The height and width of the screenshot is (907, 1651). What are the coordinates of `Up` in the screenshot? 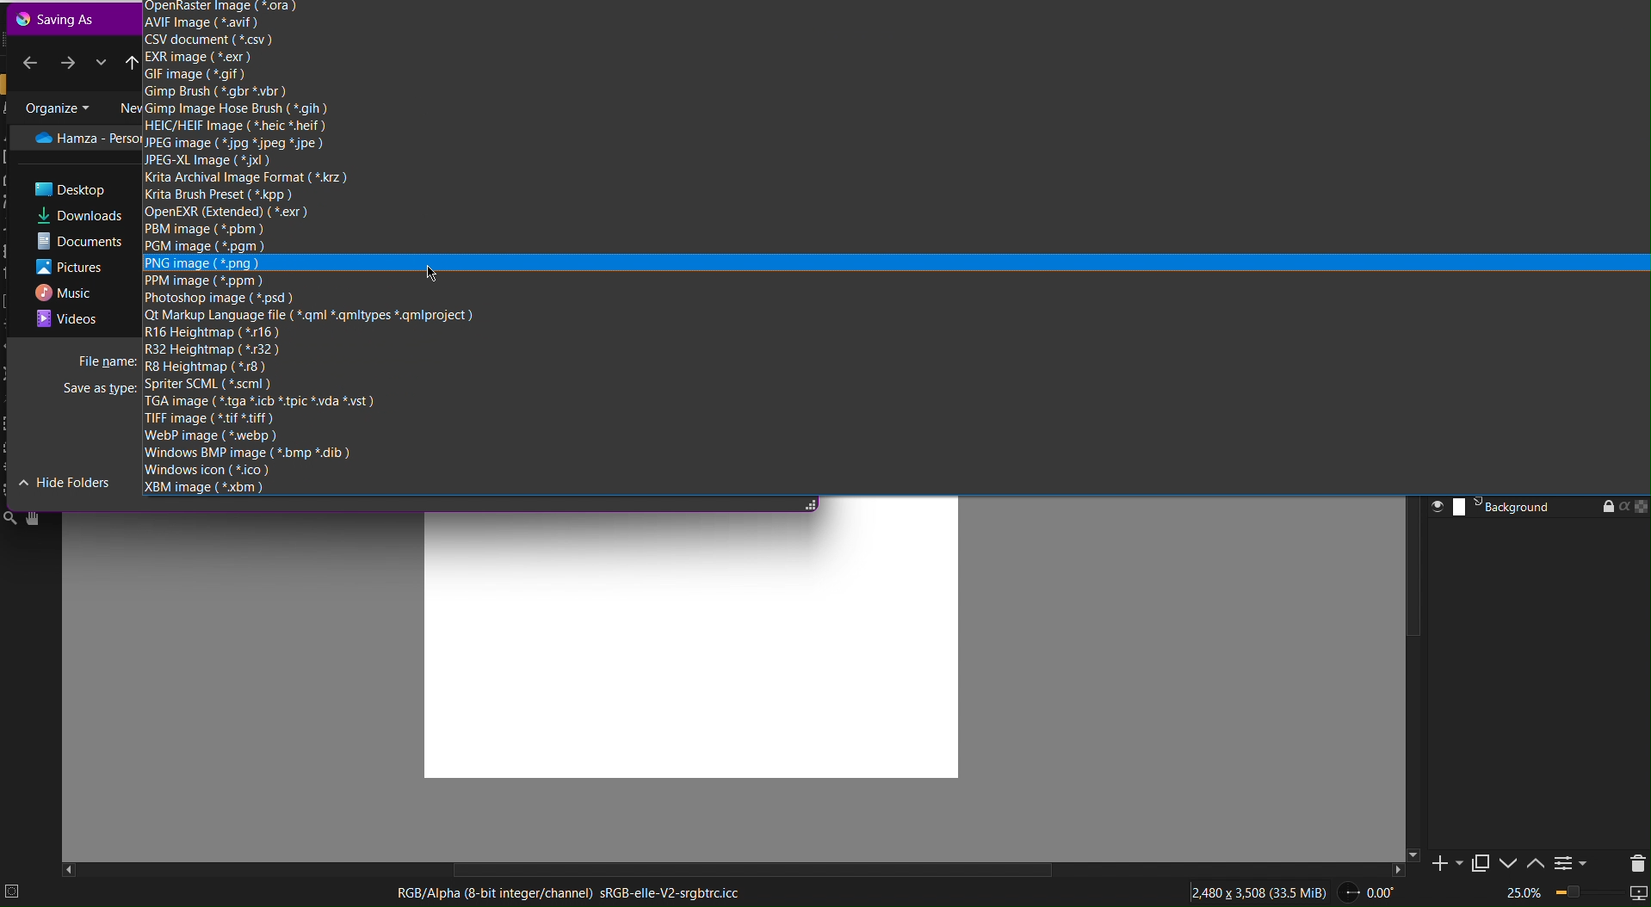 It's located at (133, 61).